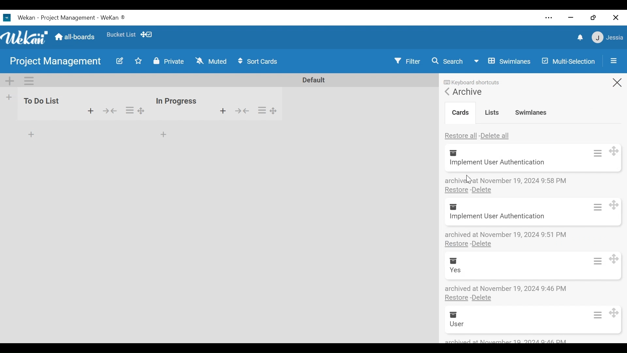 This screenshot has width=627, height=353. Describe the element at coordinates (513, 234) in the screenshot. I see `Archive details` at that location.